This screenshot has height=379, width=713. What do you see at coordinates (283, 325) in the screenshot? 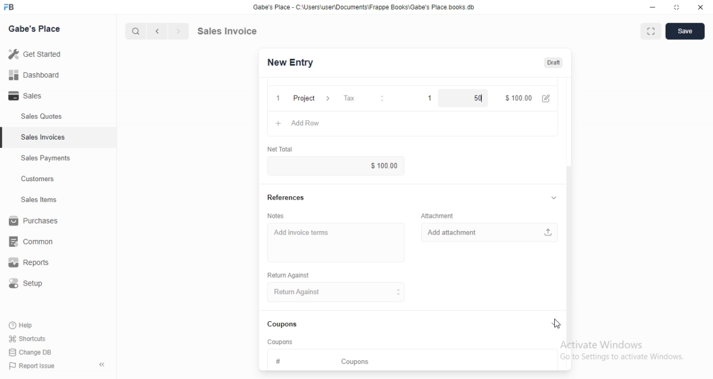
I see `Coupons.` at bounding box center [283, 325].